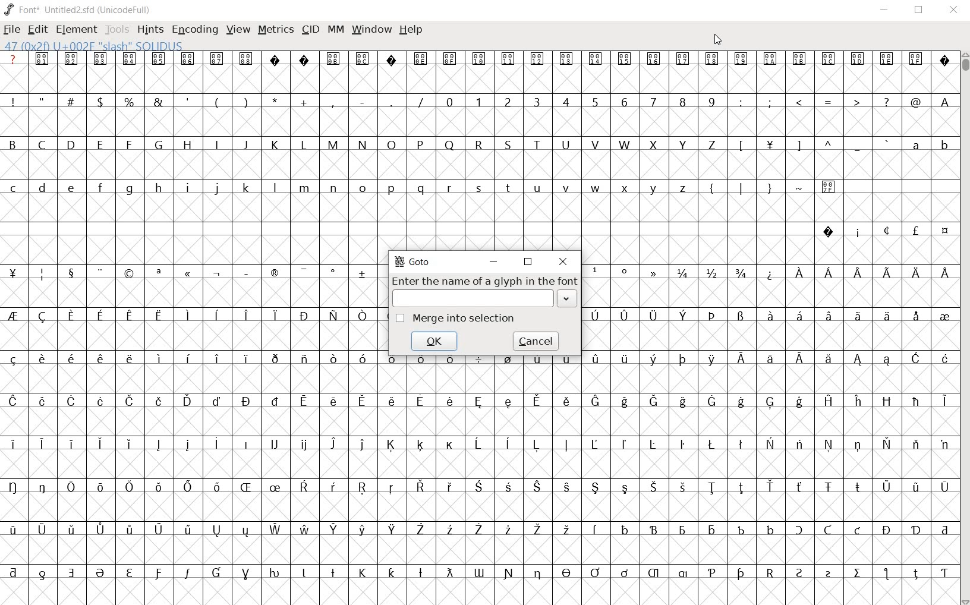 This screenshot has width=970, height=605. I want to click on special letters, so click(191, 358).